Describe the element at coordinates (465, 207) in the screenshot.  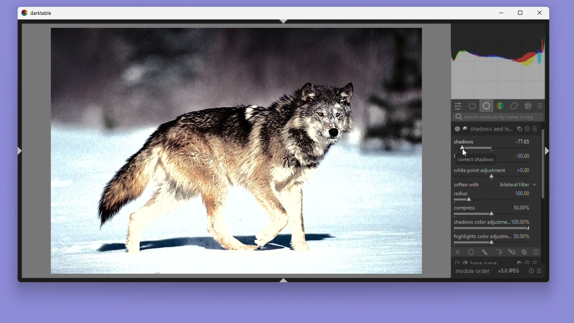
I see `Compress` at that location.